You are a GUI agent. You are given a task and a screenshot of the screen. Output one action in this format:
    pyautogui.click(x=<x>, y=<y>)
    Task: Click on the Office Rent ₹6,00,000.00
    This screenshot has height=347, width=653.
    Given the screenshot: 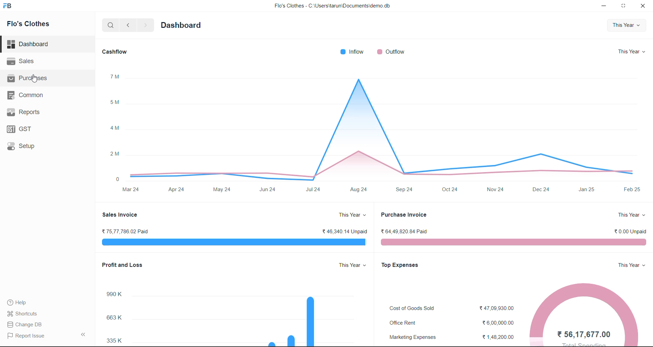 What is the action you would take?
    pyautogui.click(x=451, y=322)
    